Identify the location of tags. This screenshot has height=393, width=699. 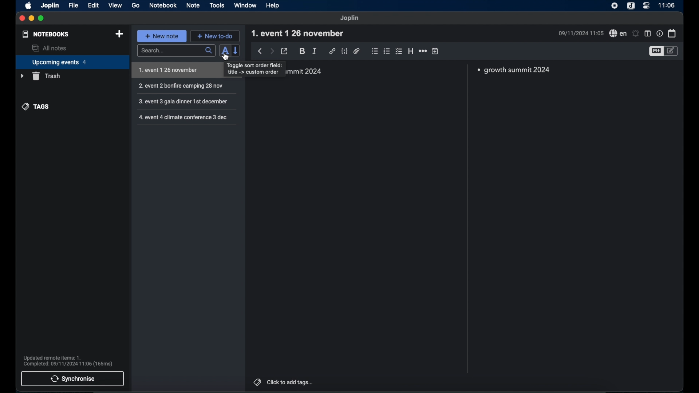
(36, 106).